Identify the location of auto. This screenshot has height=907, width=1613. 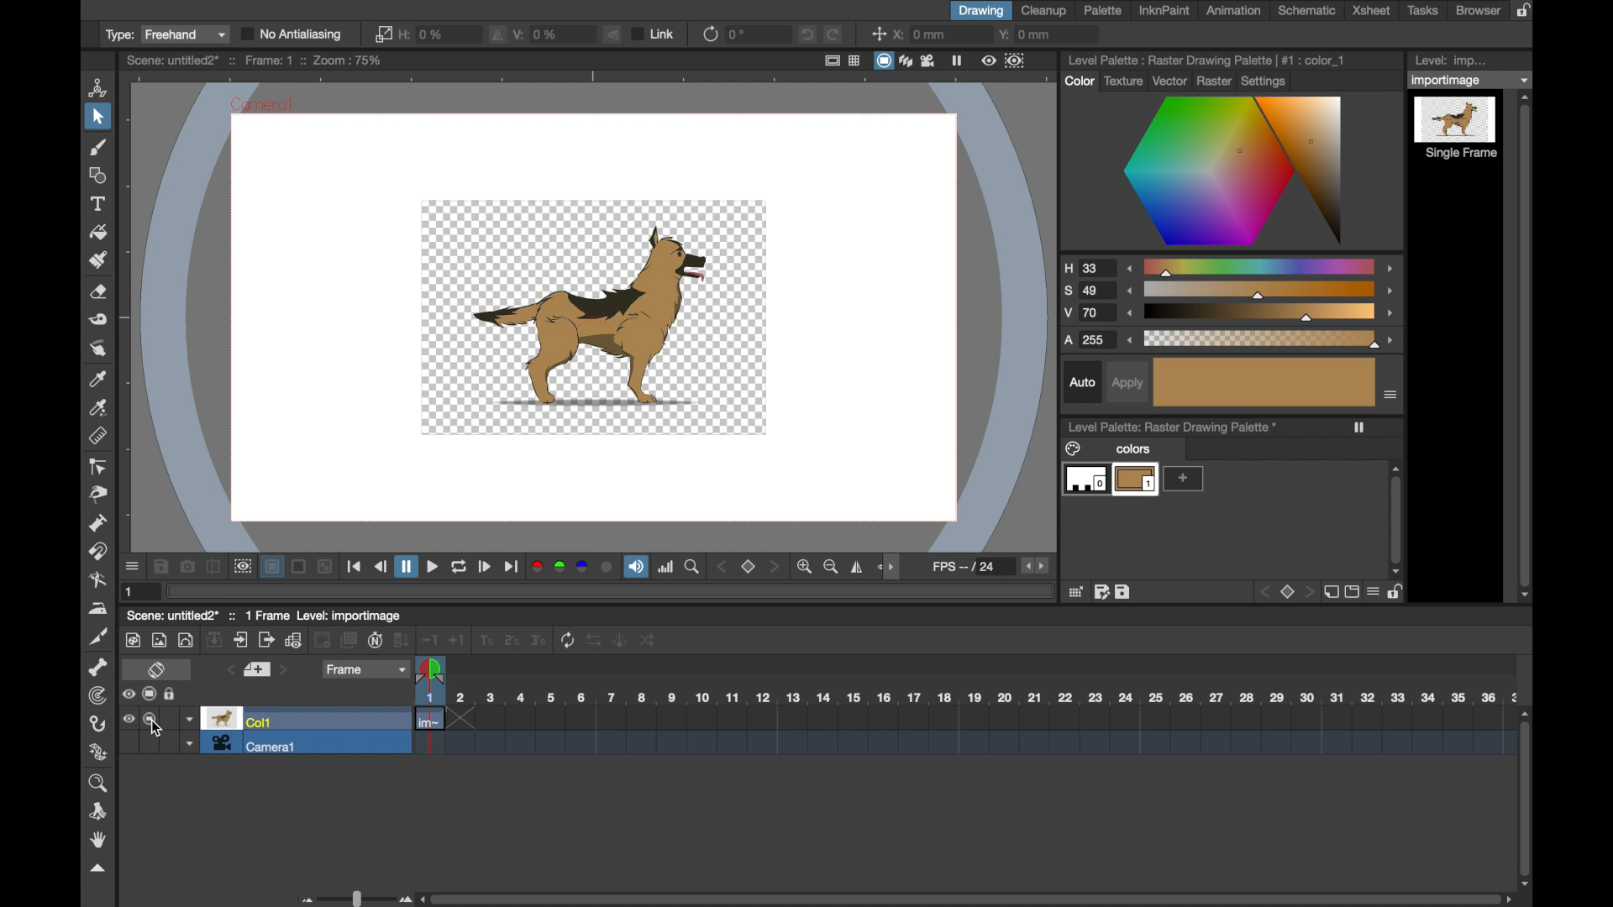
(1082, 382).